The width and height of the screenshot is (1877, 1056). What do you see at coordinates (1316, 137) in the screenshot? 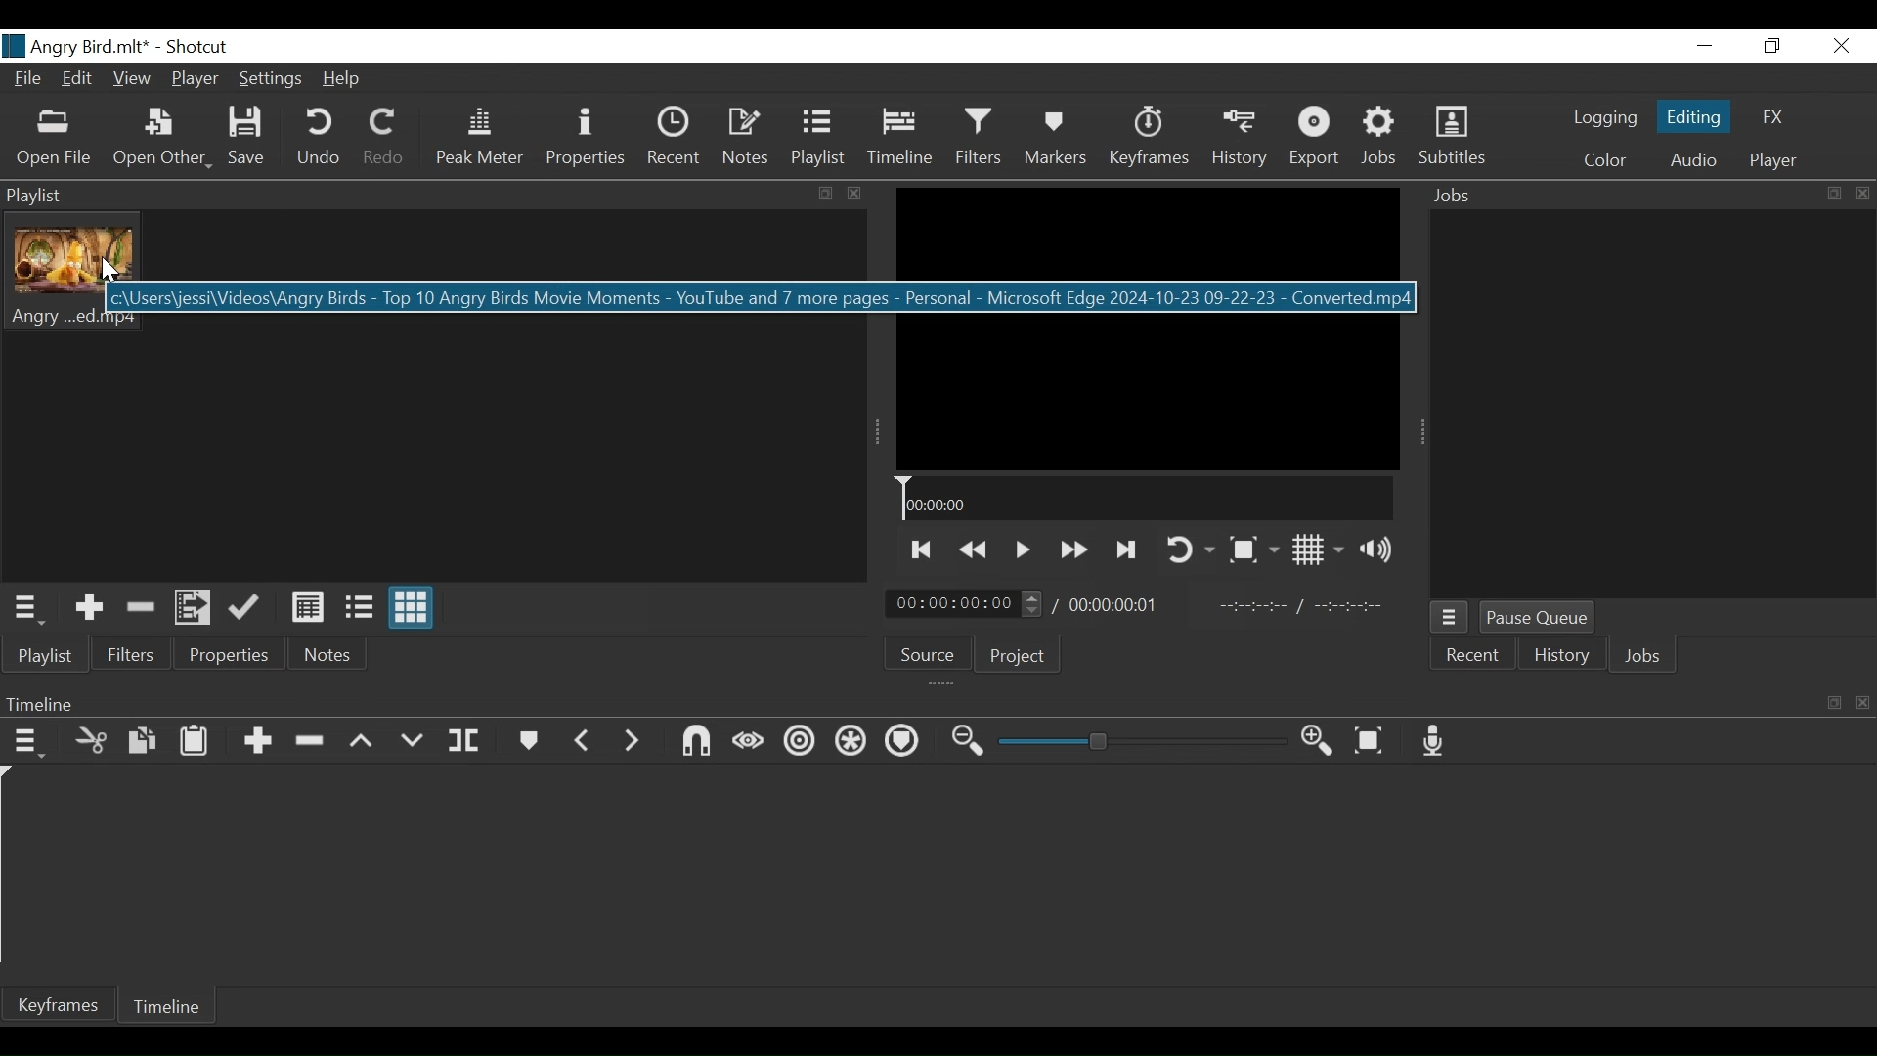
I see `Export` at bounding box center [1316, 137].